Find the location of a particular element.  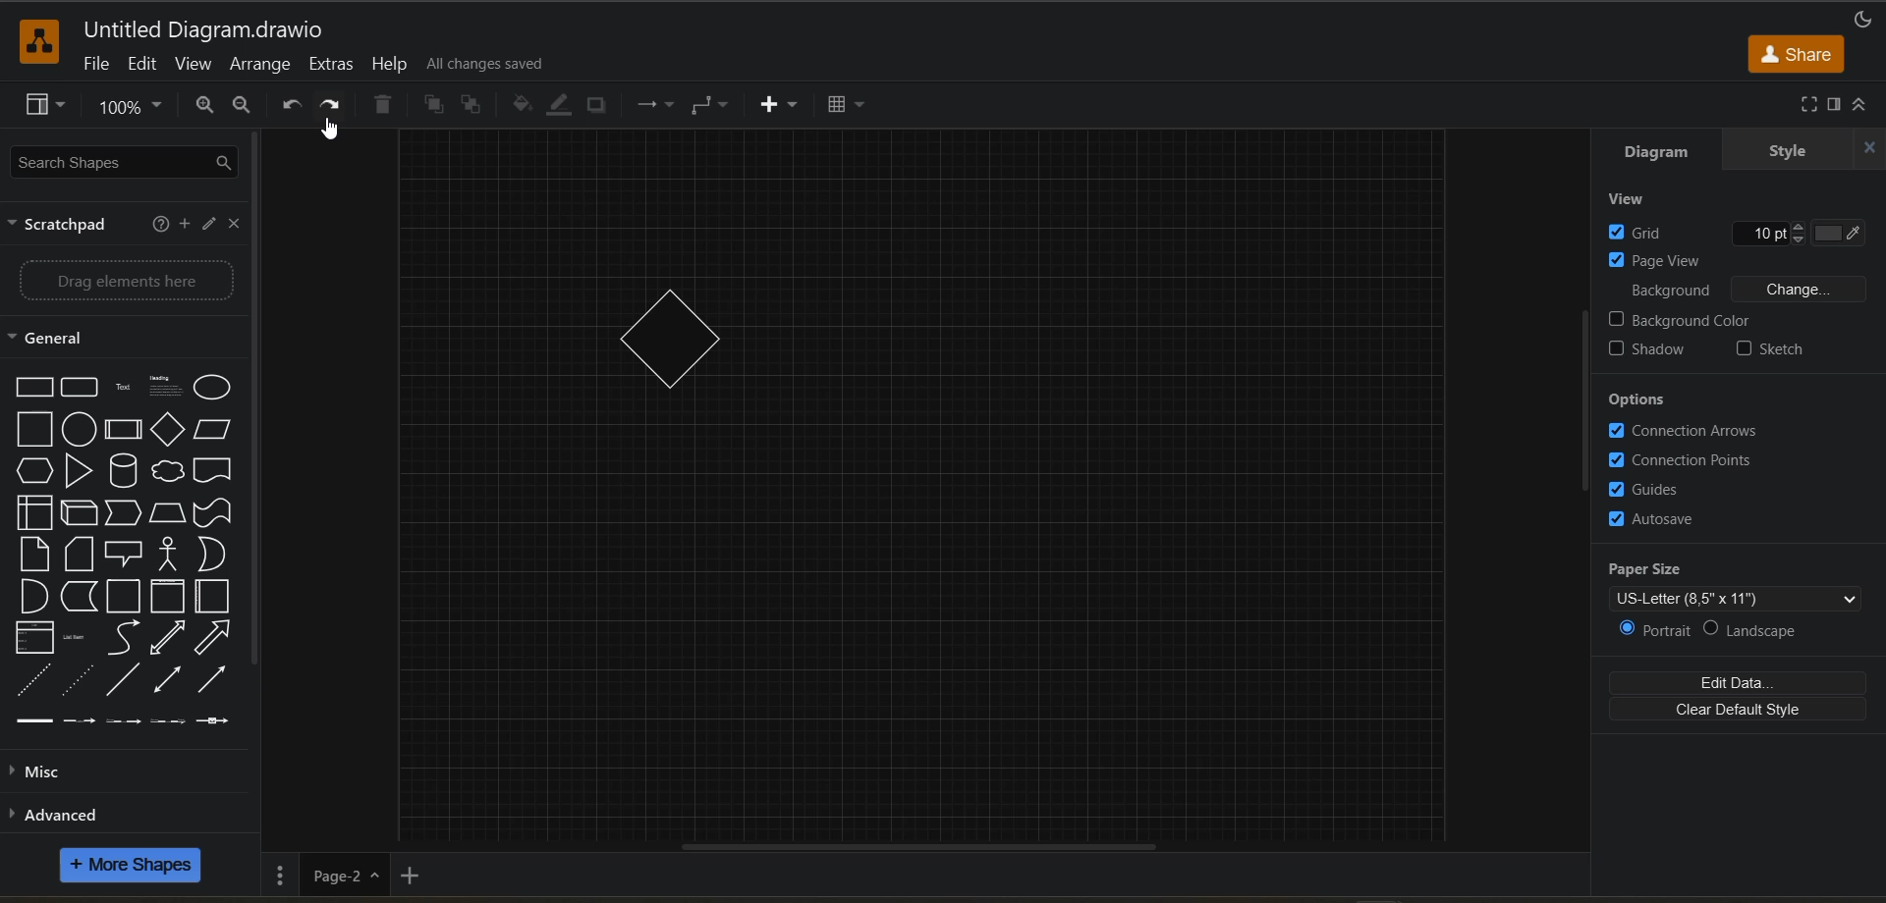

edit data is located at coordinates (1737, 680).